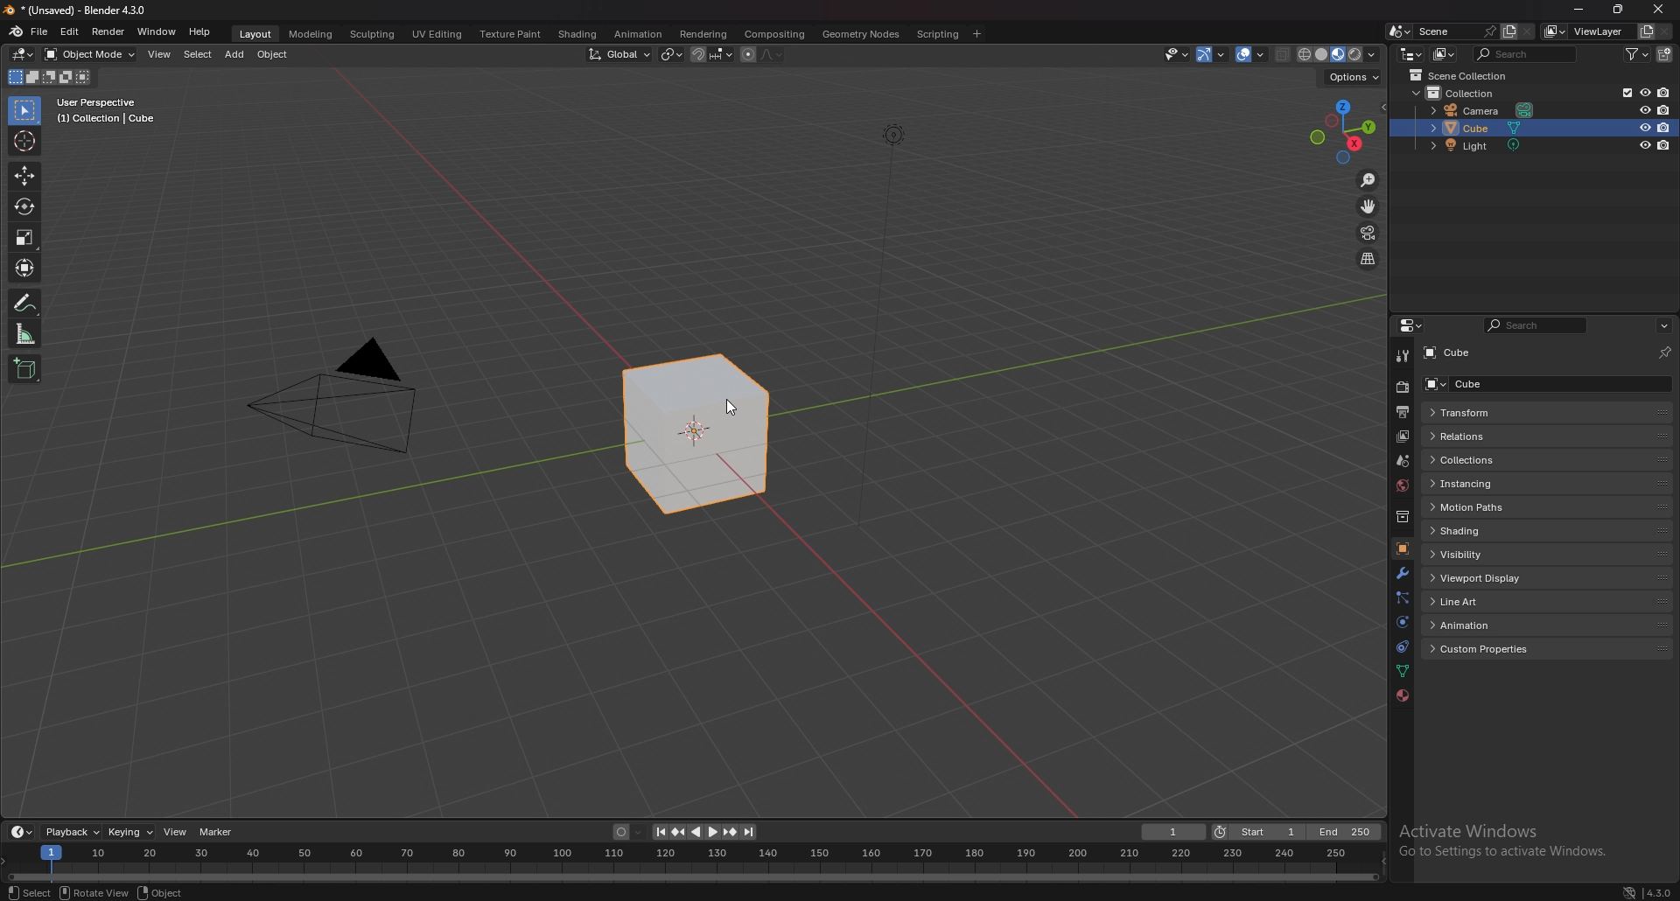 The width and height of the screenshot is (1680, 901). What do you see at coordinates (749, 55) in the screenshot?
I see `proportional editing object` at bounding box center [749, 55].